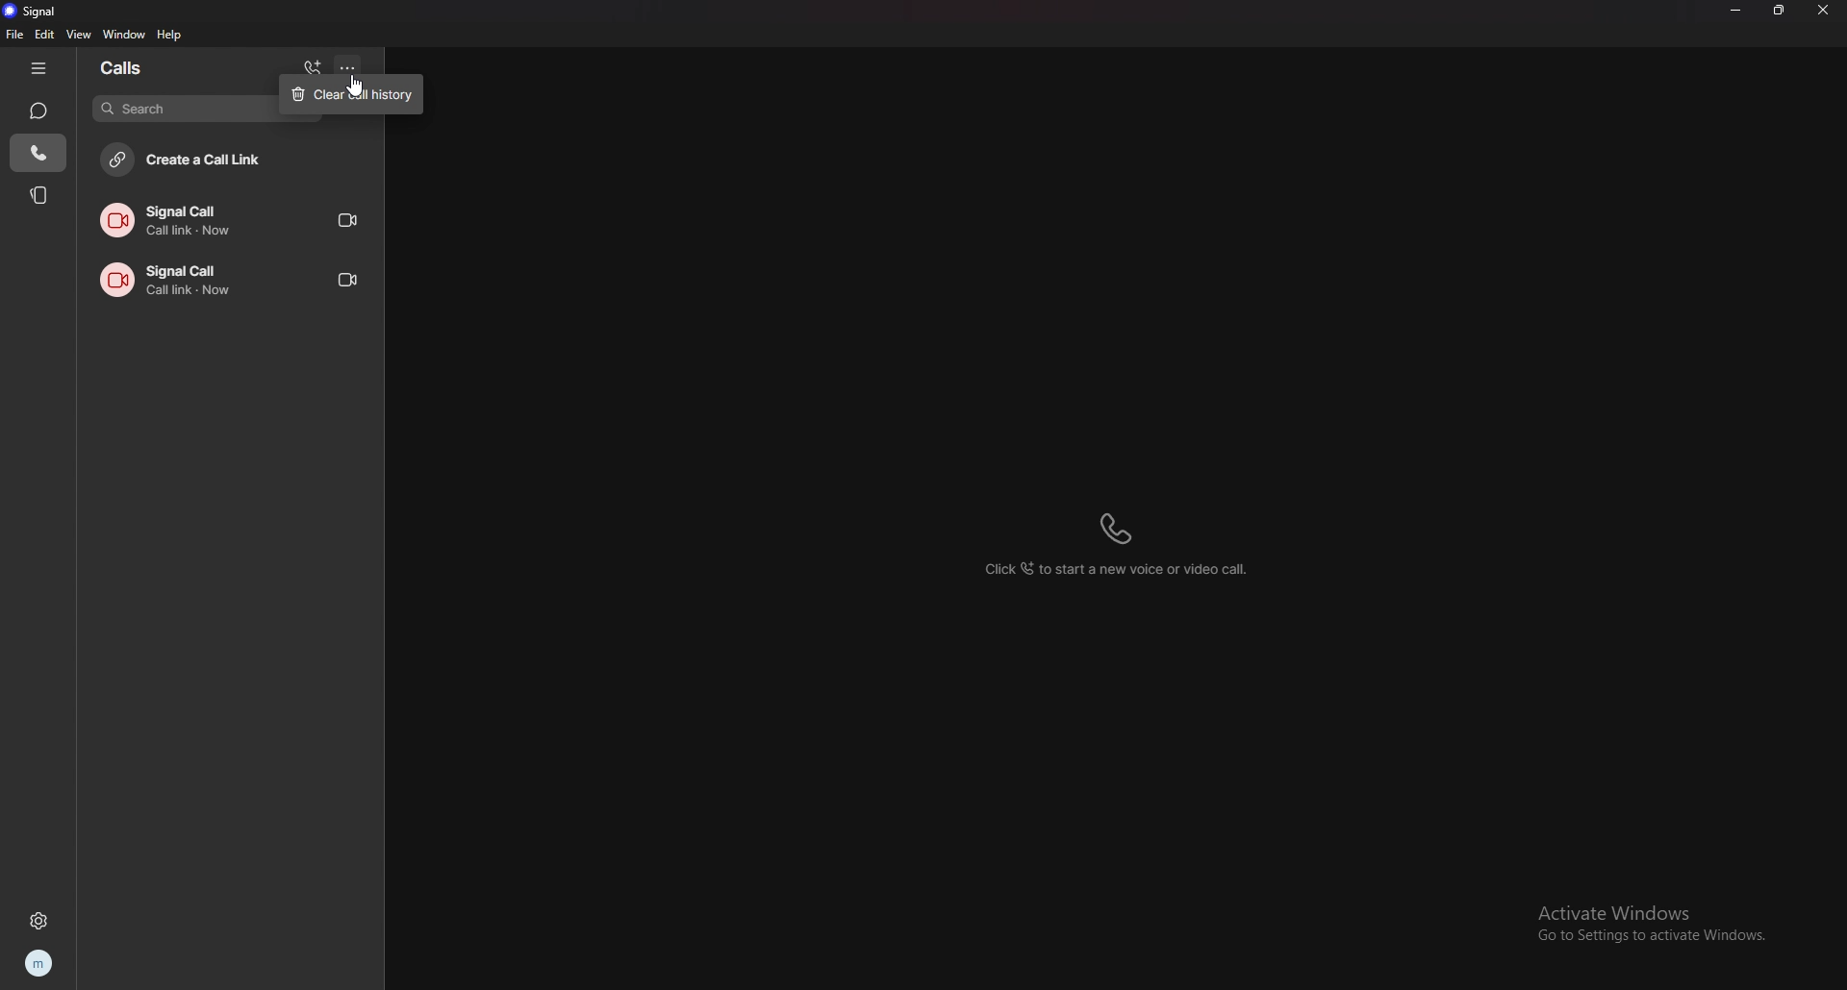 The width and height of the screenshot is (1847, 990). Describe the element at coordinates (1736, 11) in the screenshot. I see `minimize` at that location.